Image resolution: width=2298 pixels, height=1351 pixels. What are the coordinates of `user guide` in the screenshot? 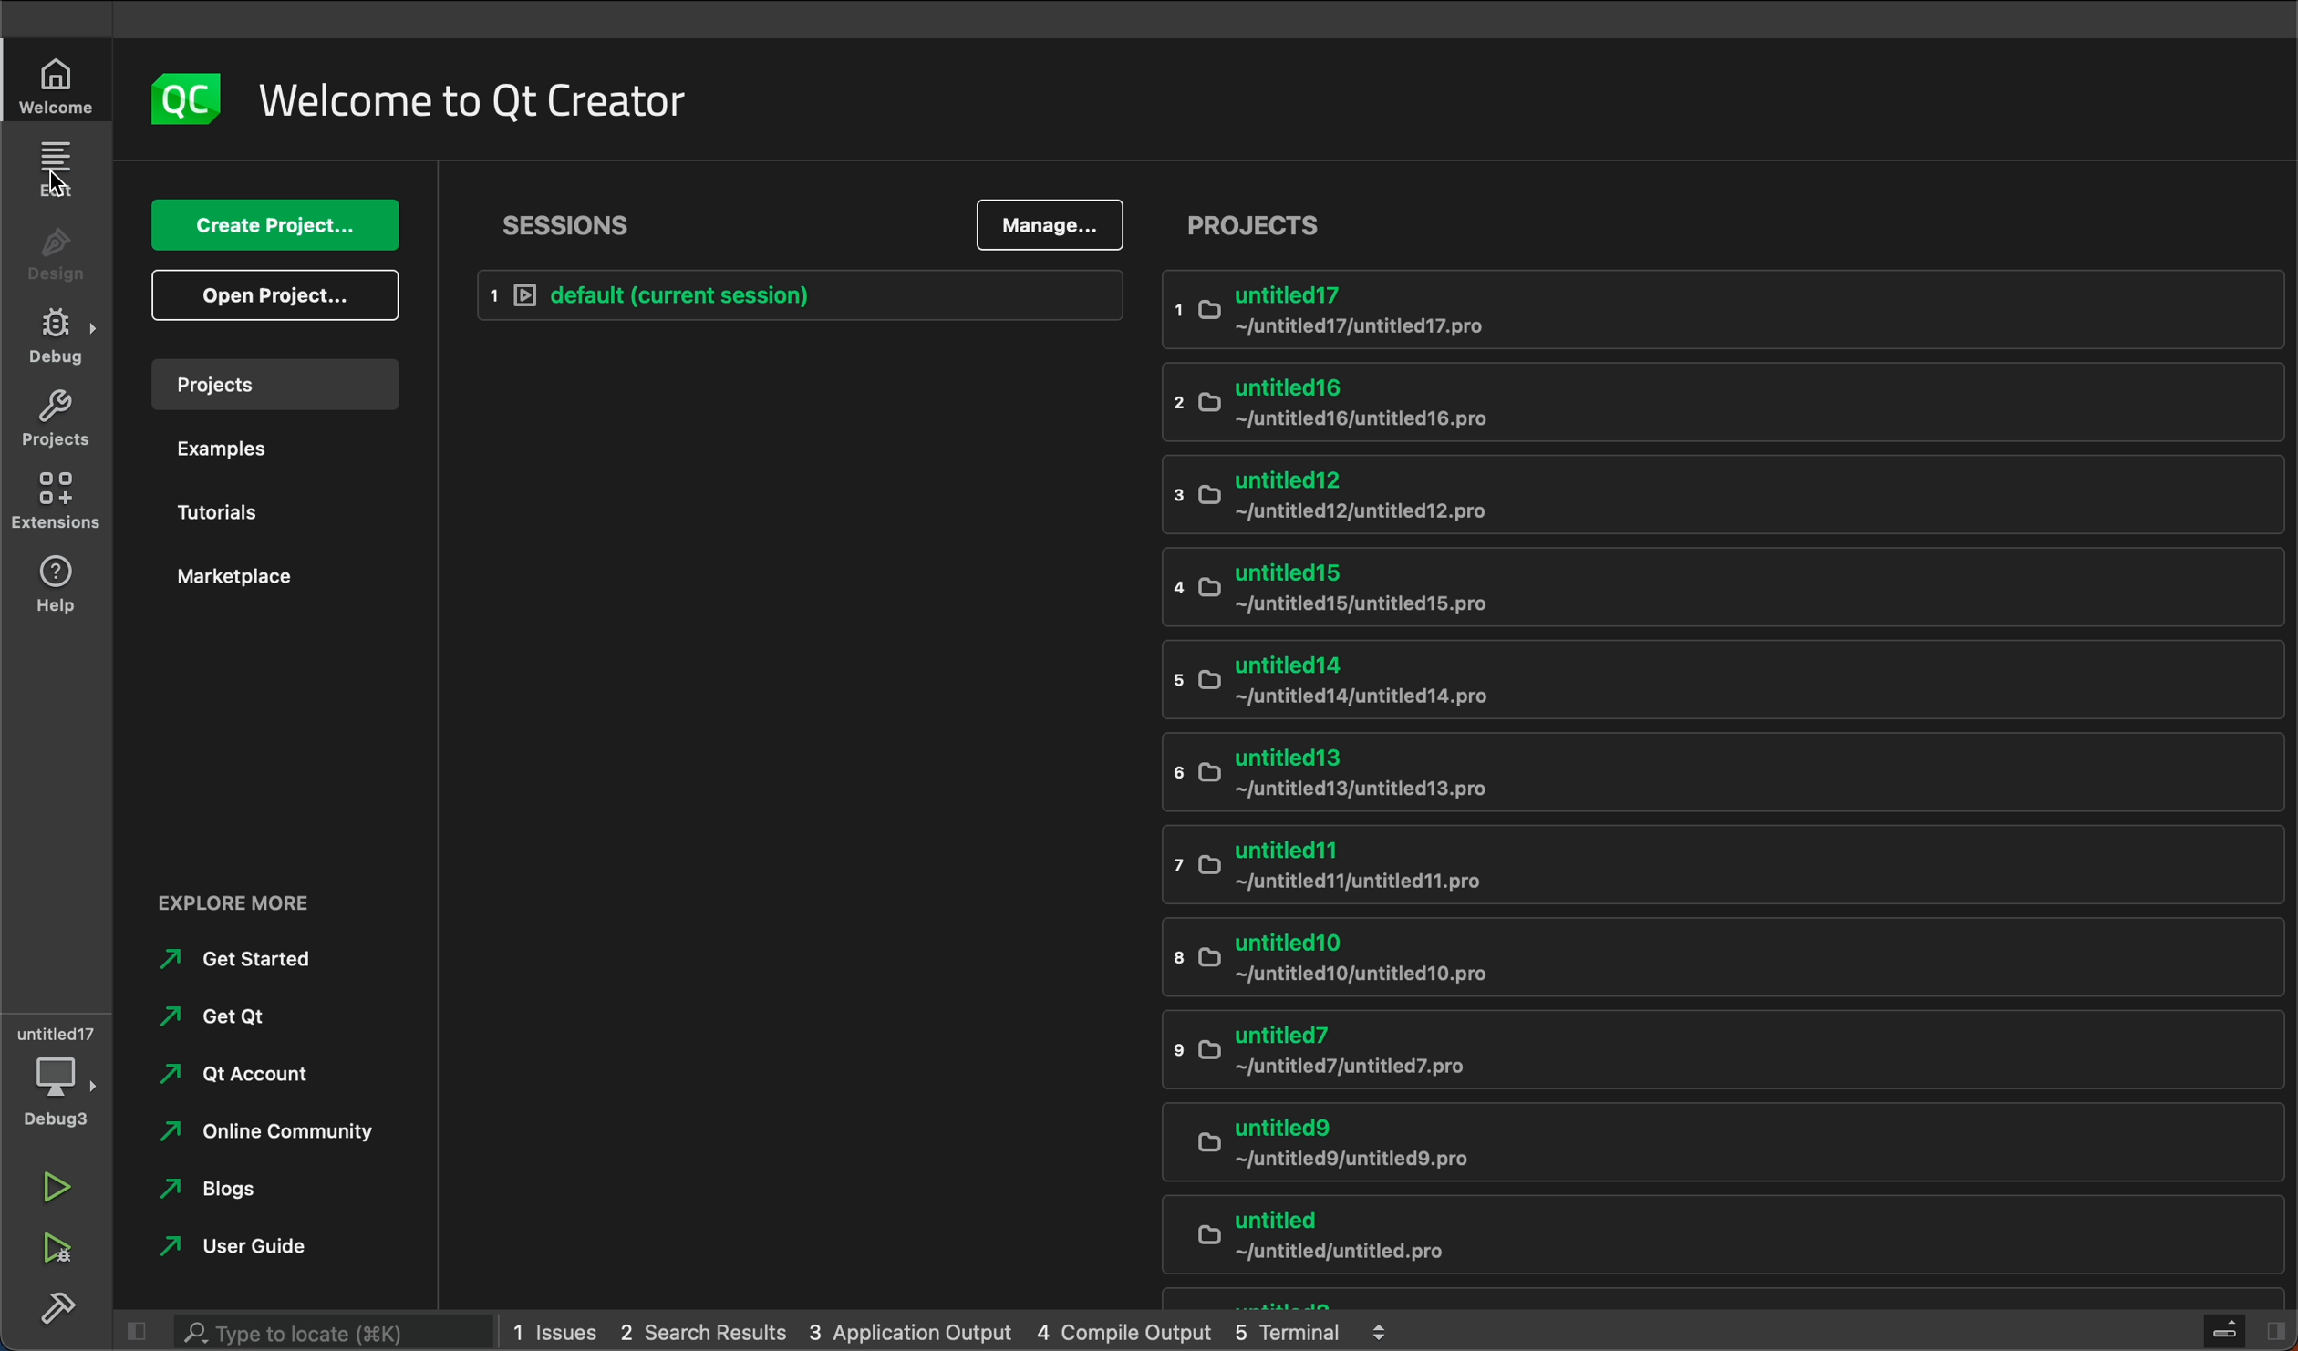 It's located at (237, 1243).